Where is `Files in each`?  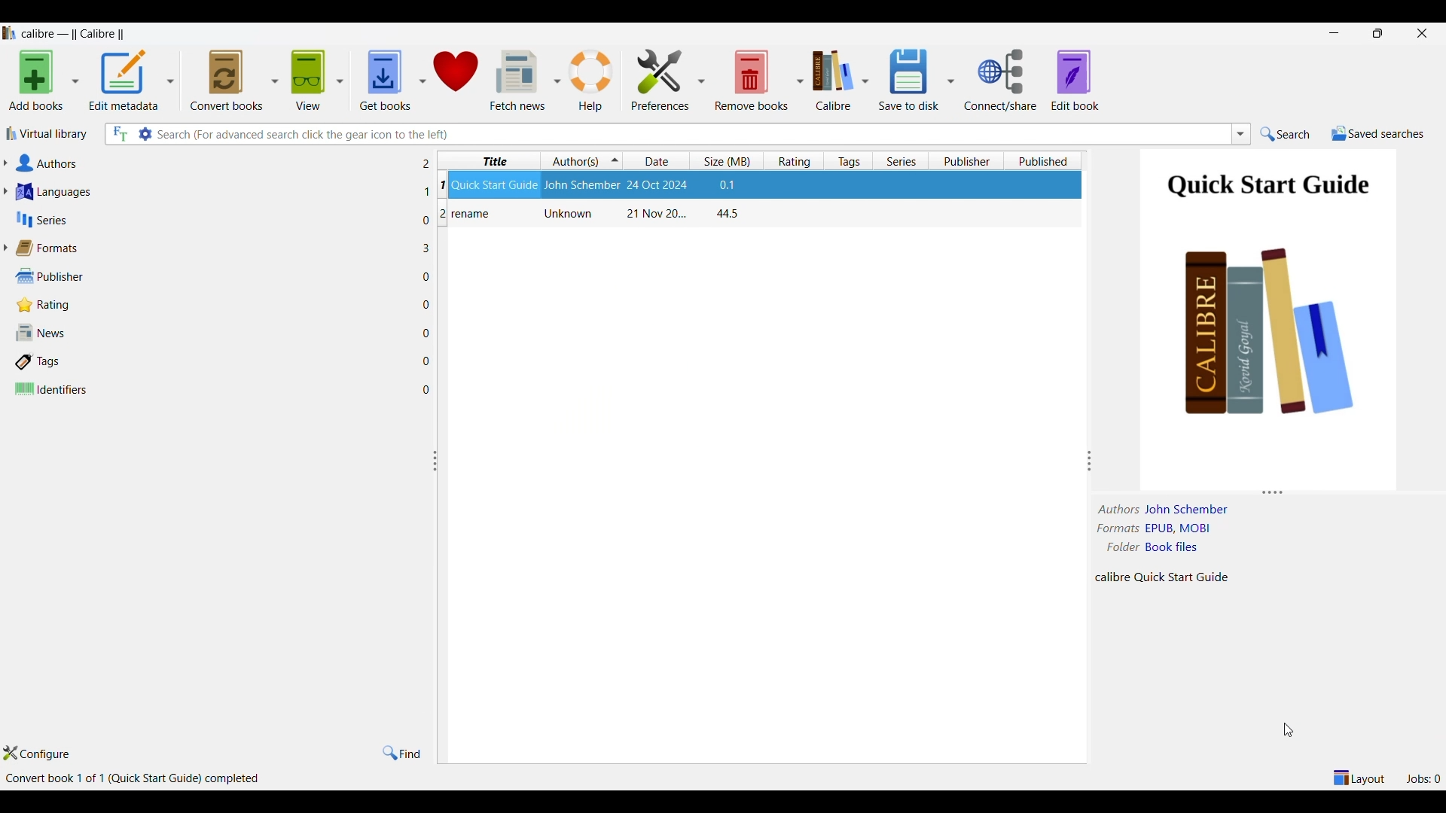 Files in each is located at coordinates (428, 275).